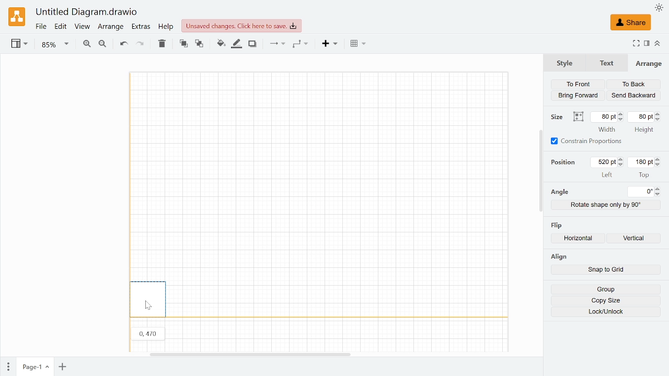 The image size is (669, 376). I want to click on To font, so click(183, 44).